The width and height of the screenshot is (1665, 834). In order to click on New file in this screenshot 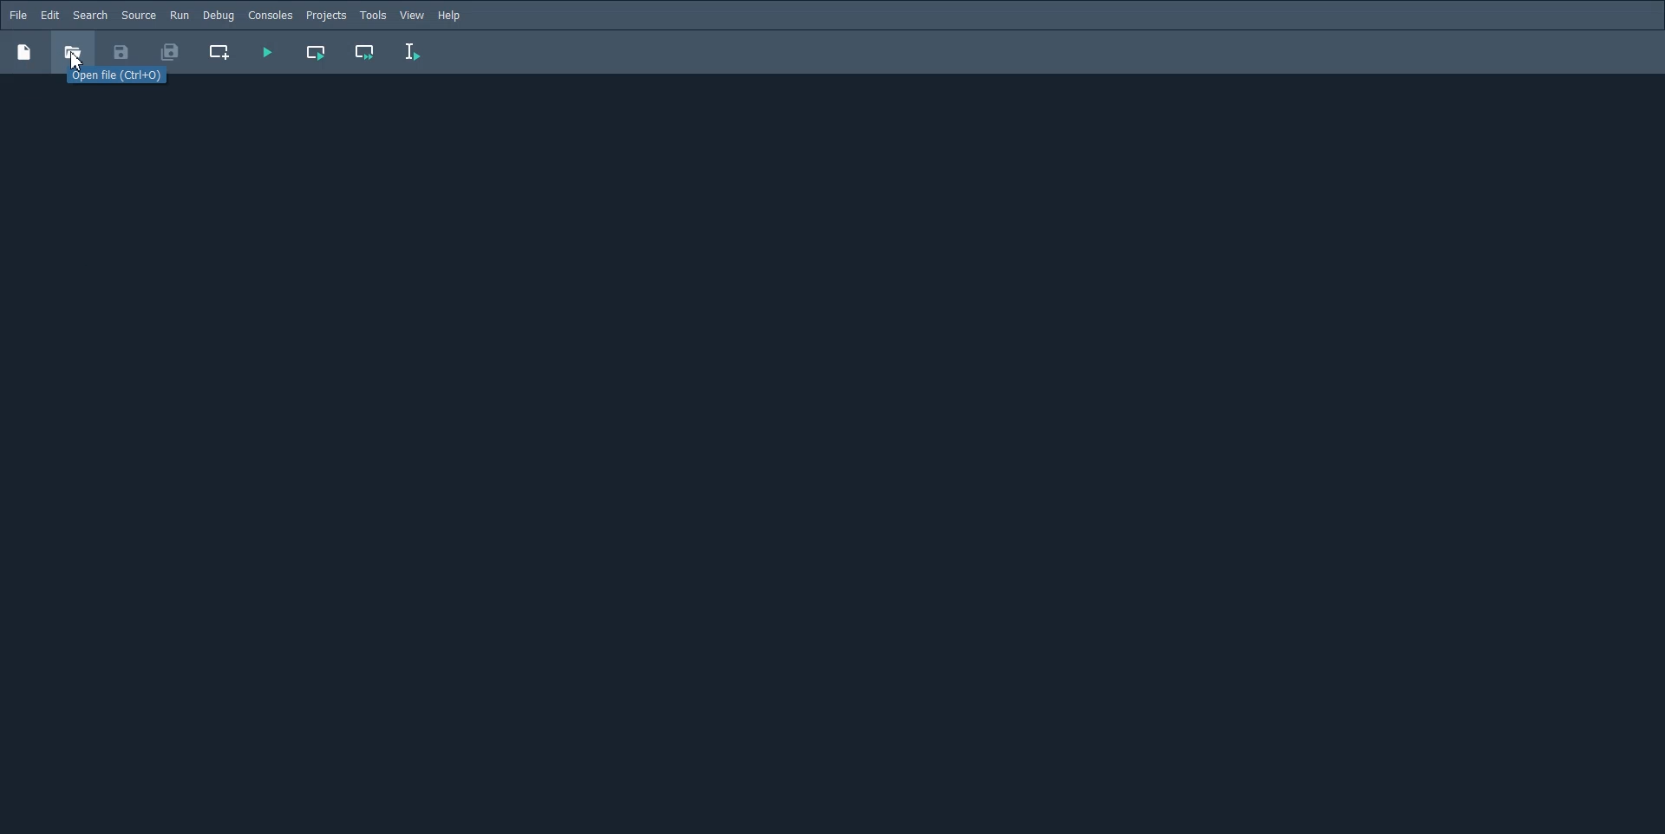, I will do `click(23, 51)`.